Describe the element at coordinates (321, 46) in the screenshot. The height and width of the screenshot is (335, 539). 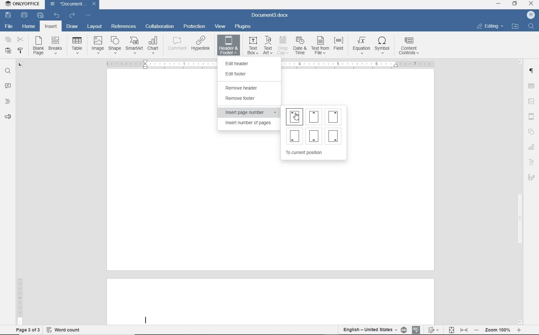
I see `TEXT FROM FILE` at that location.